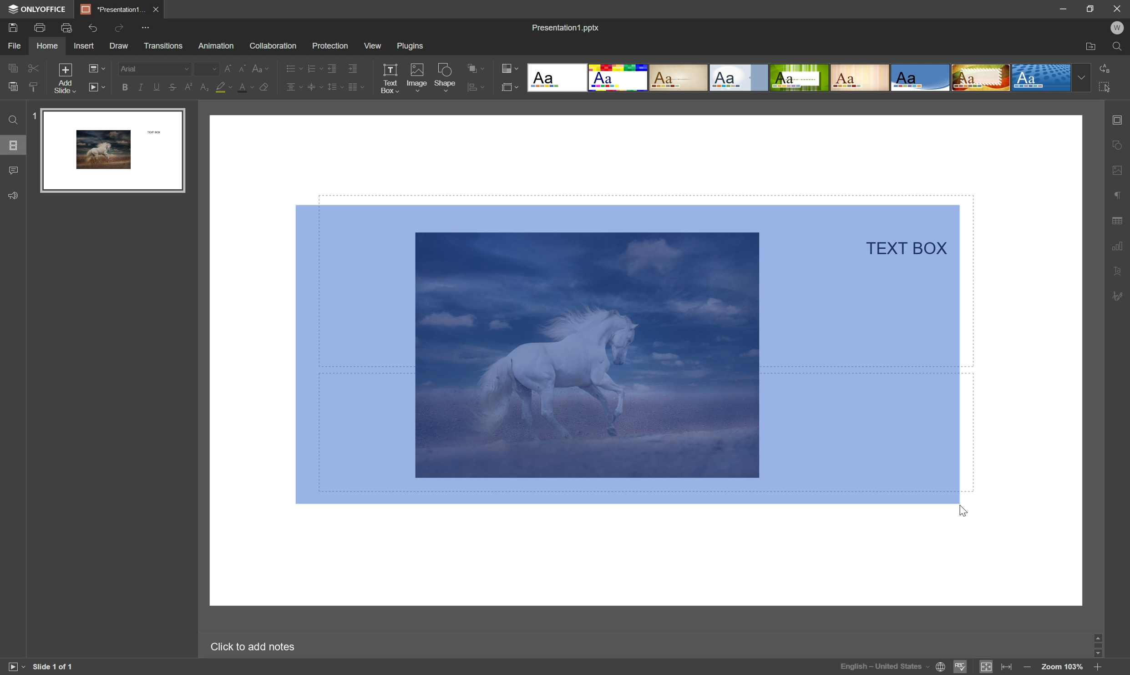  Describe the element at coordinates (356, 87) in the screenshot. I see `insert columns` at that location.